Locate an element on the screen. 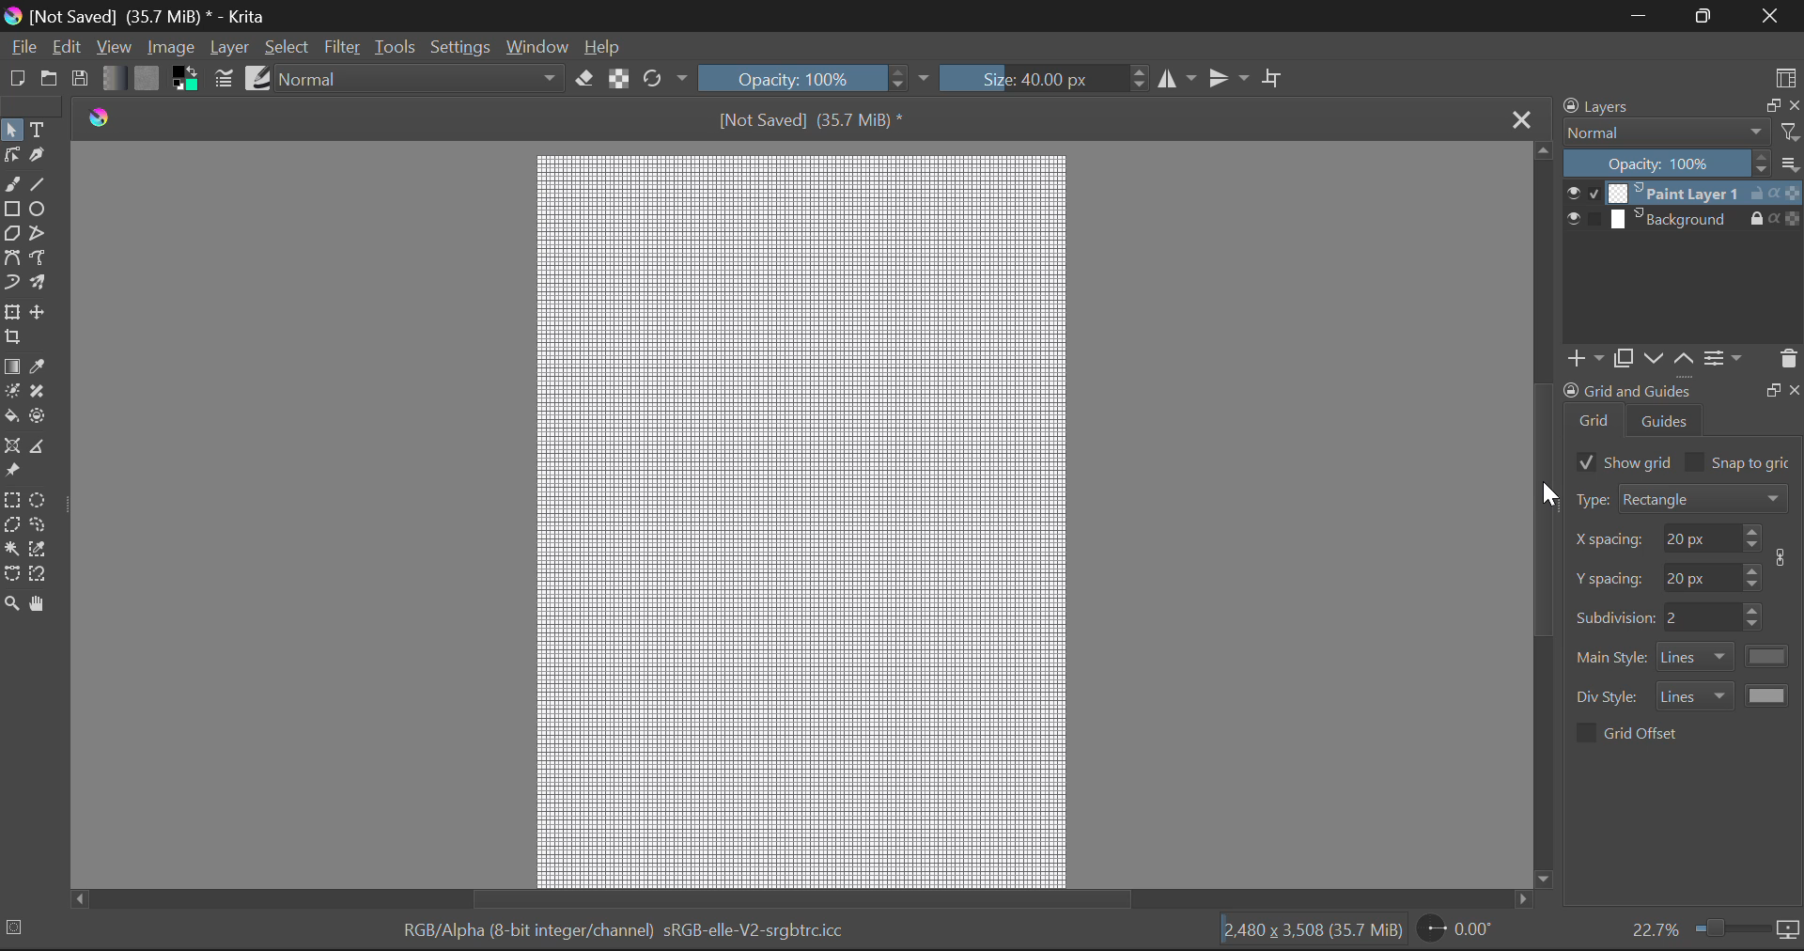  spacing x is located at coordinates (1699, 538).